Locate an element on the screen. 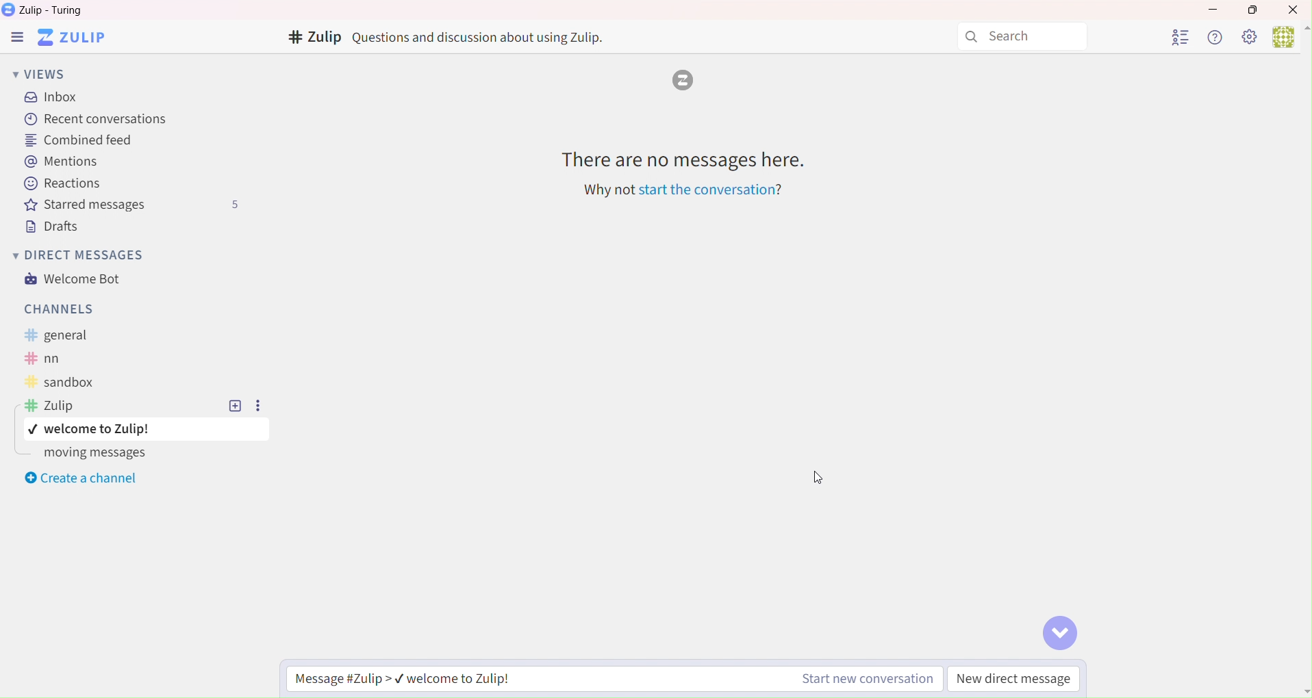 The image size is (1312, 698). Text is located at coordinates (60, 383).